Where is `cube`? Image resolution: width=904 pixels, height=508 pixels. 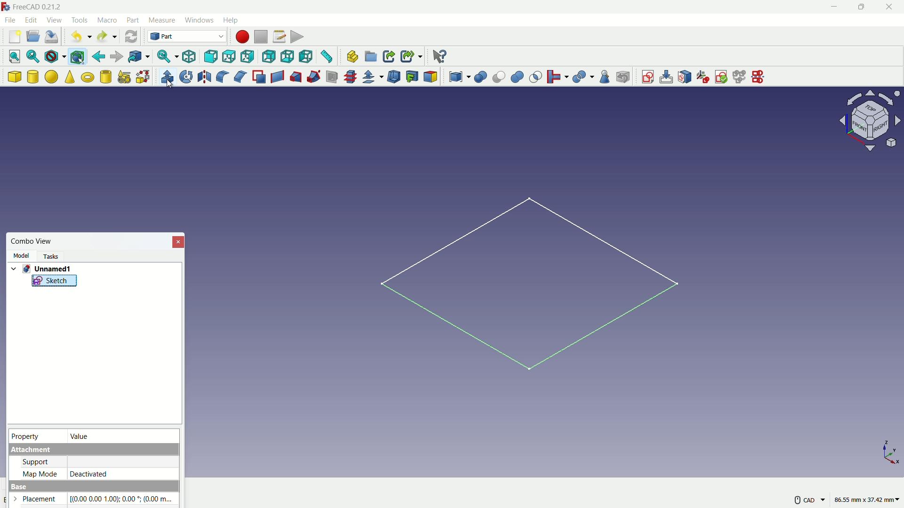 cube is located at coordinates (14, 77).